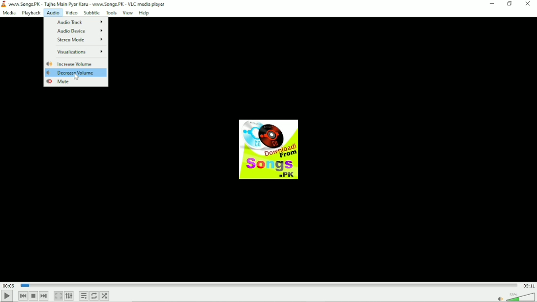  I want to click on Media, so click(9, 13).